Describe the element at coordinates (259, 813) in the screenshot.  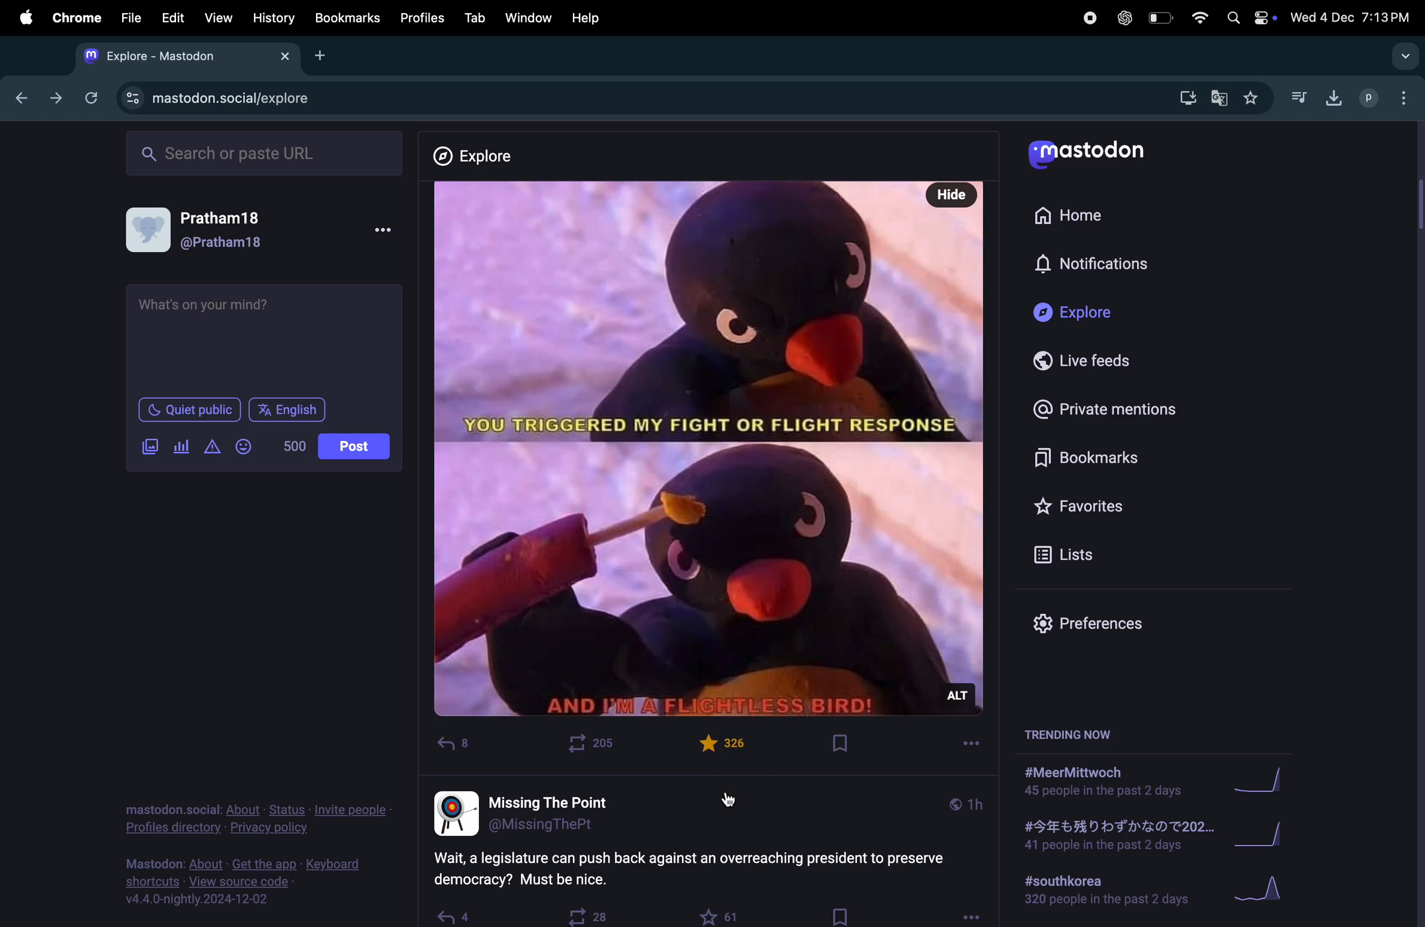
I see `profile directory` at that location.